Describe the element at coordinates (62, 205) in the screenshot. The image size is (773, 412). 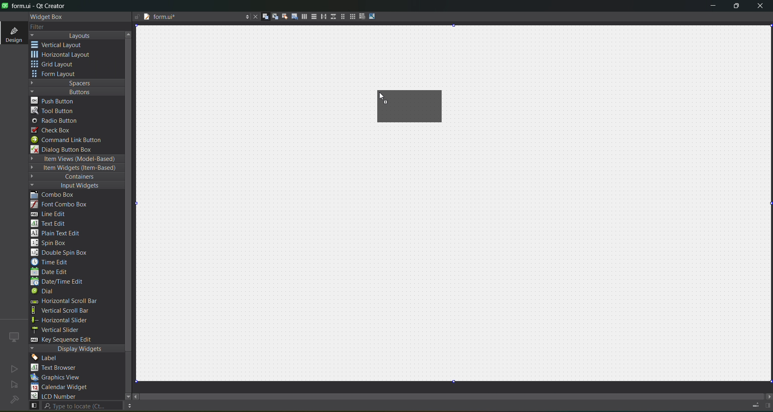
I see `font combo box` at that location.